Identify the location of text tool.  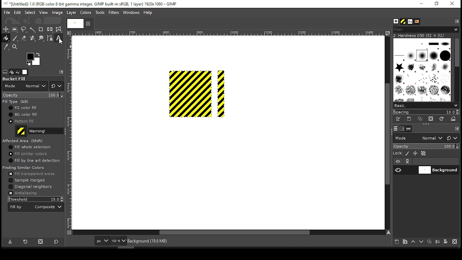
(58, 39).